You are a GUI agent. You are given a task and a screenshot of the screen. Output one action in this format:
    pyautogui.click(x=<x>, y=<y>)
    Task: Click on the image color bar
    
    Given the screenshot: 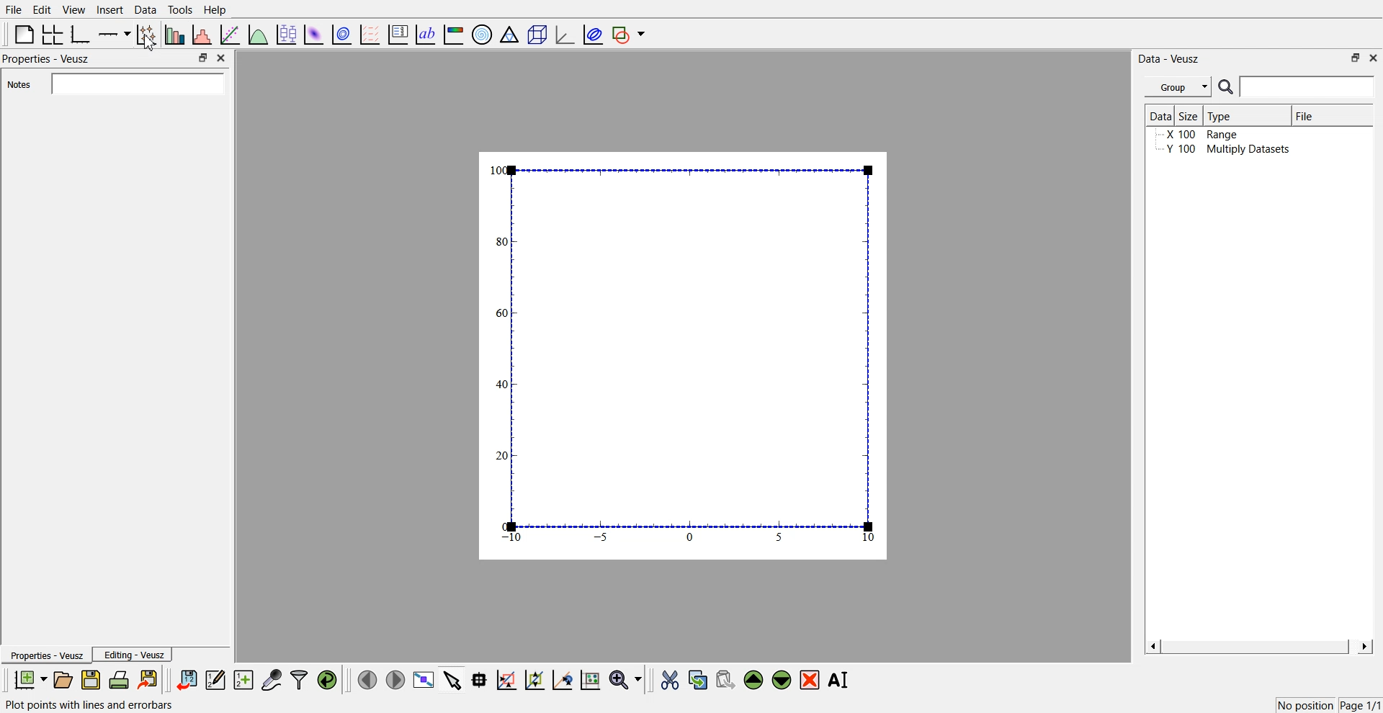 What is the action you would take?
    pyautogui.click(x=453, y=35)
    